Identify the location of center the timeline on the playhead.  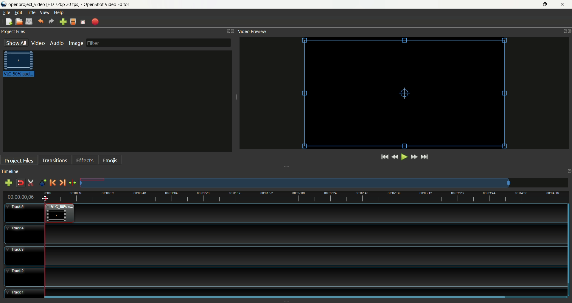
(73, 184).